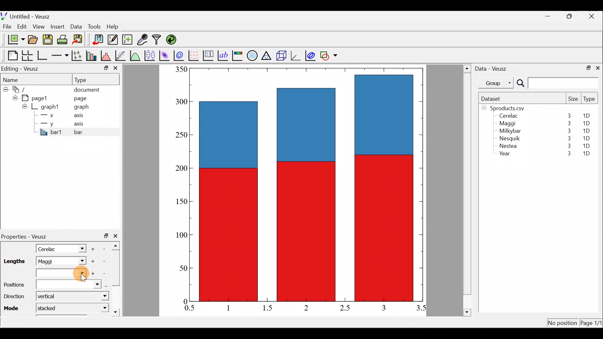 The height and width of the screenshot is (339, 603). What do you see at coordinates (80, 98) in the screenshot?
I see `page` at bounding box center [80, 98].